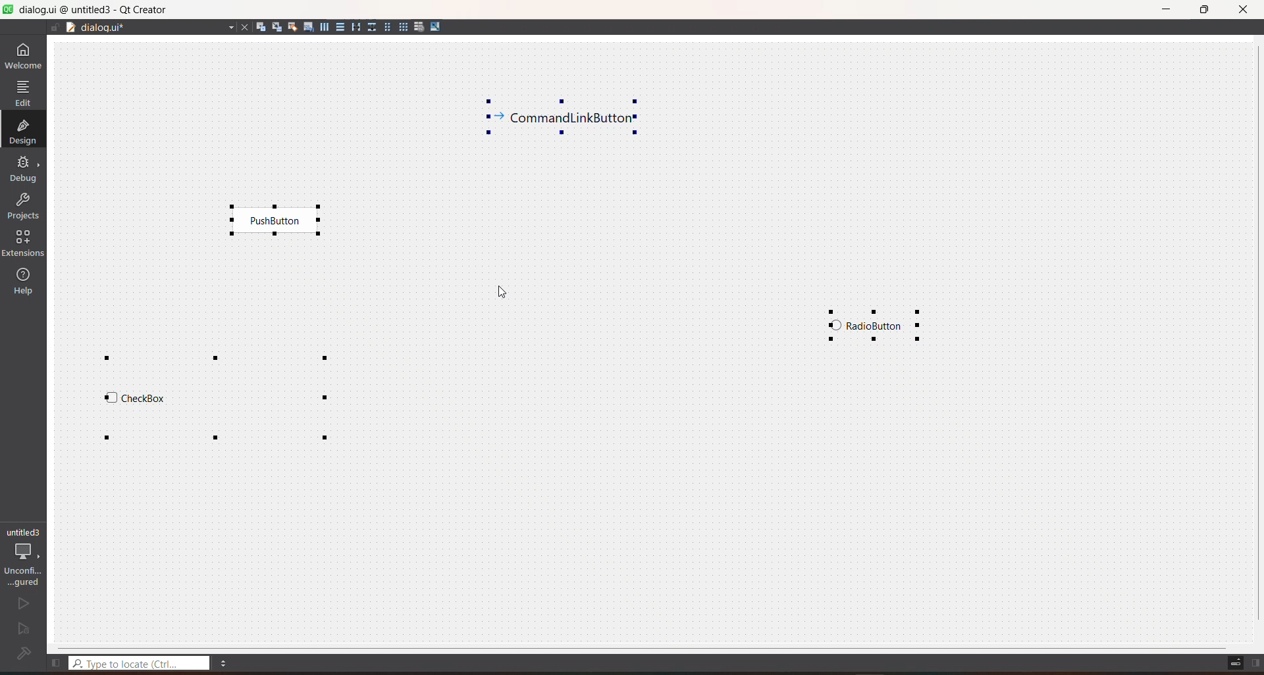 This screenshot has width=1264, height=675. I want to click on break layout, so click(419, 27).